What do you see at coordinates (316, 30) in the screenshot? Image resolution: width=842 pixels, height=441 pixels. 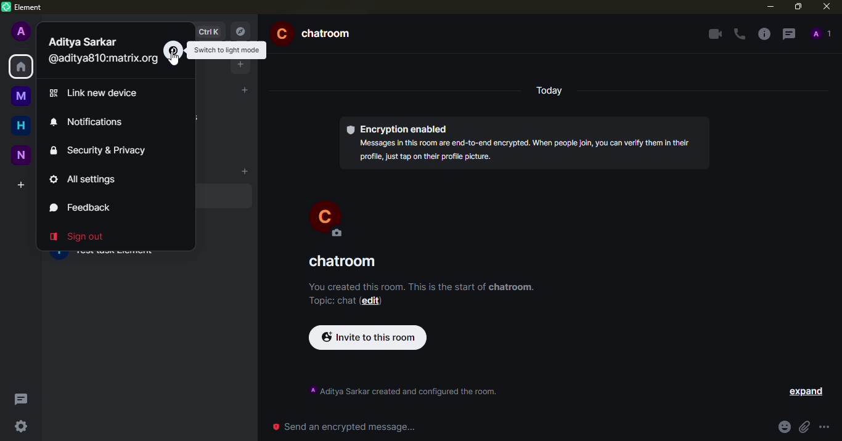 I see `chatroom` at bounding box center [316, 30].